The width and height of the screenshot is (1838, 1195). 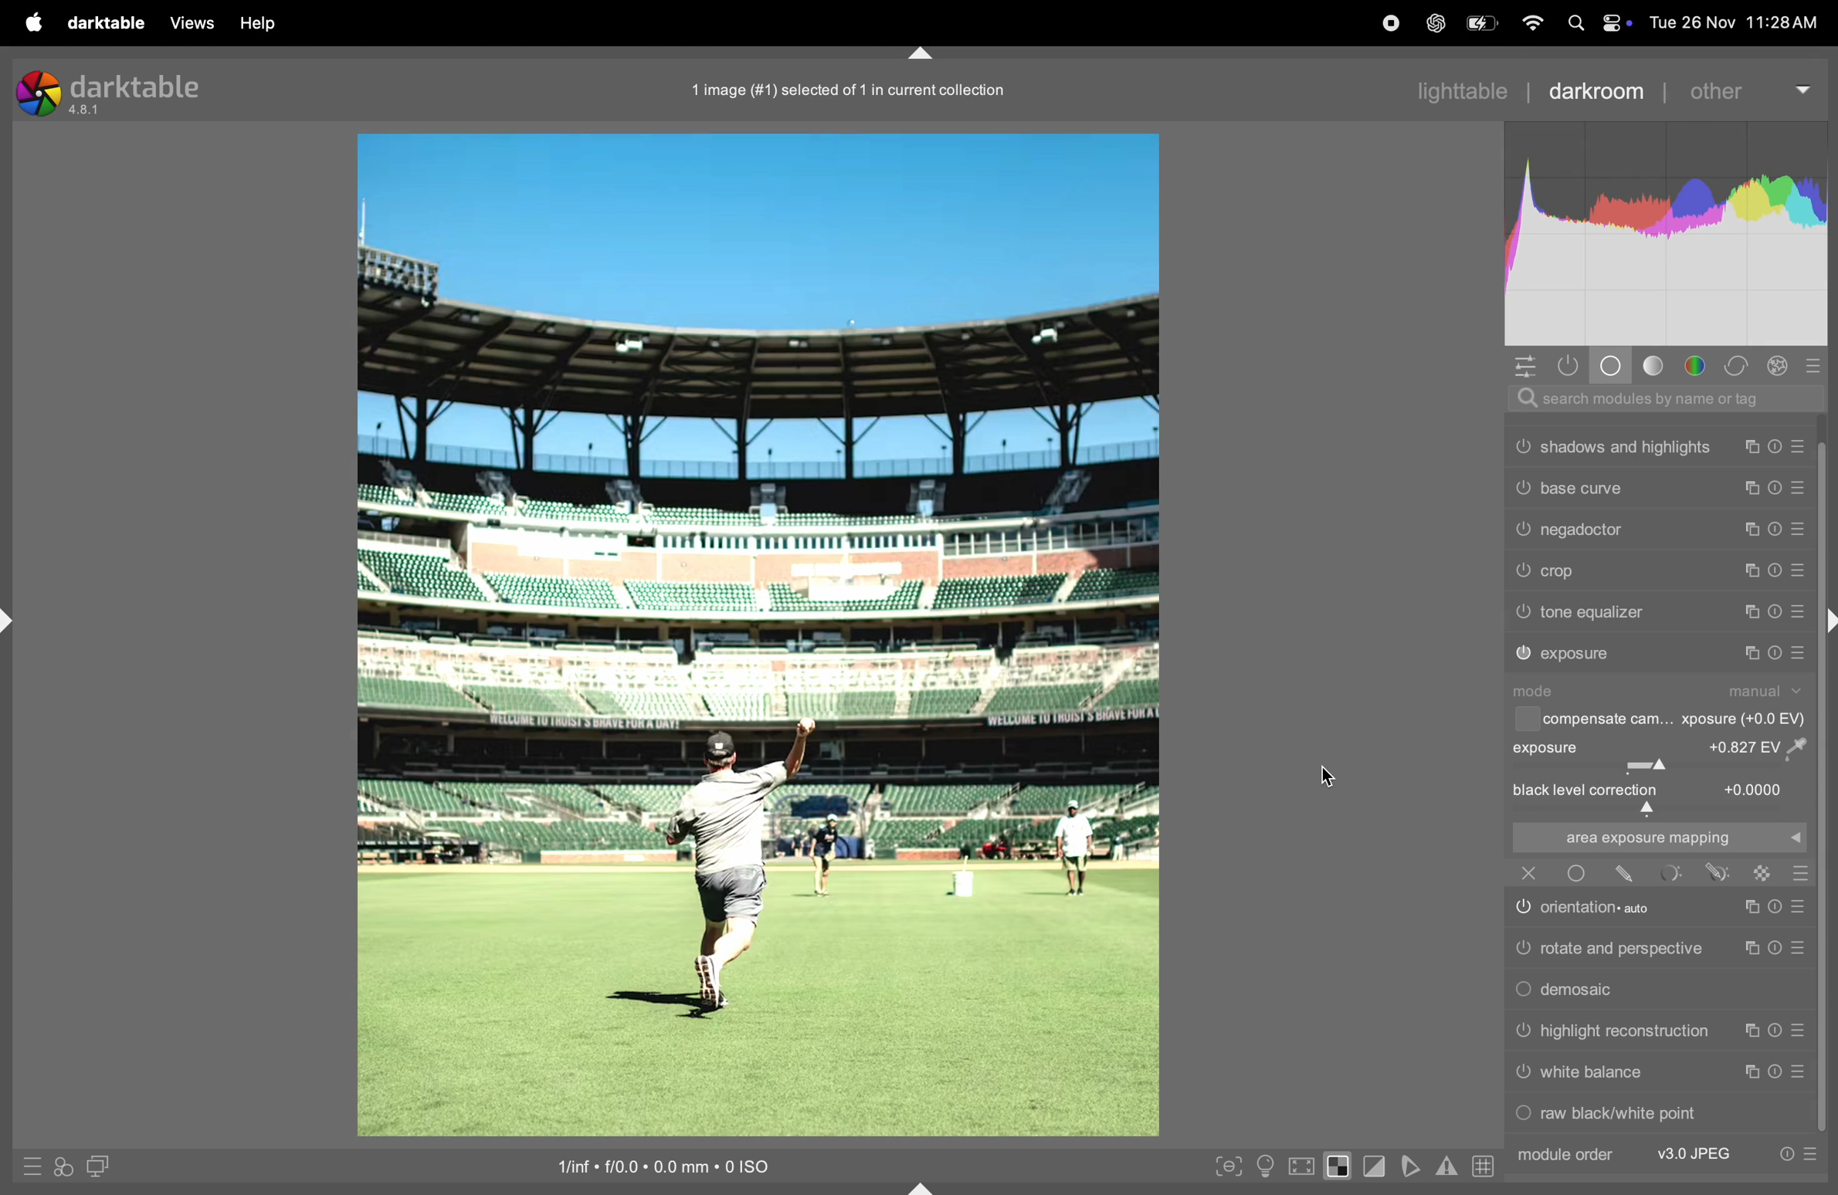 I want to click on Preset, so click(x=1798, y=907).